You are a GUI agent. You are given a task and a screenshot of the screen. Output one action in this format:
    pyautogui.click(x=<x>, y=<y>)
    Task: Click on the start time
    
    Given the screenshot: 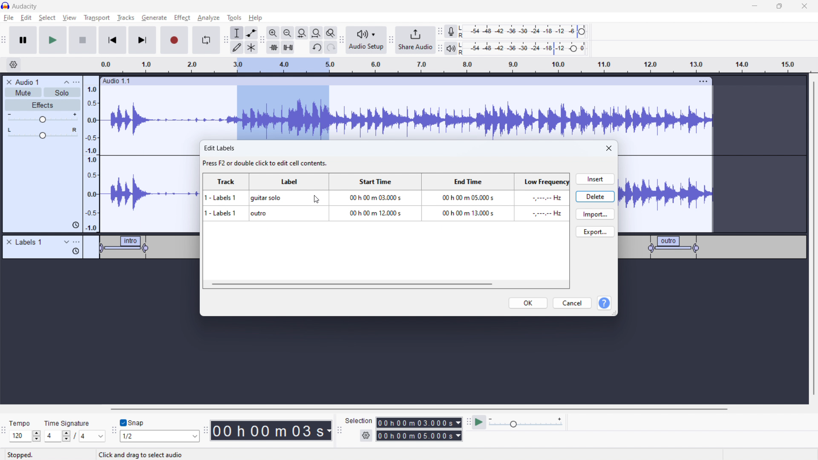 What is the action you would take?
    pyautogui.click(x=374, y=205)
    